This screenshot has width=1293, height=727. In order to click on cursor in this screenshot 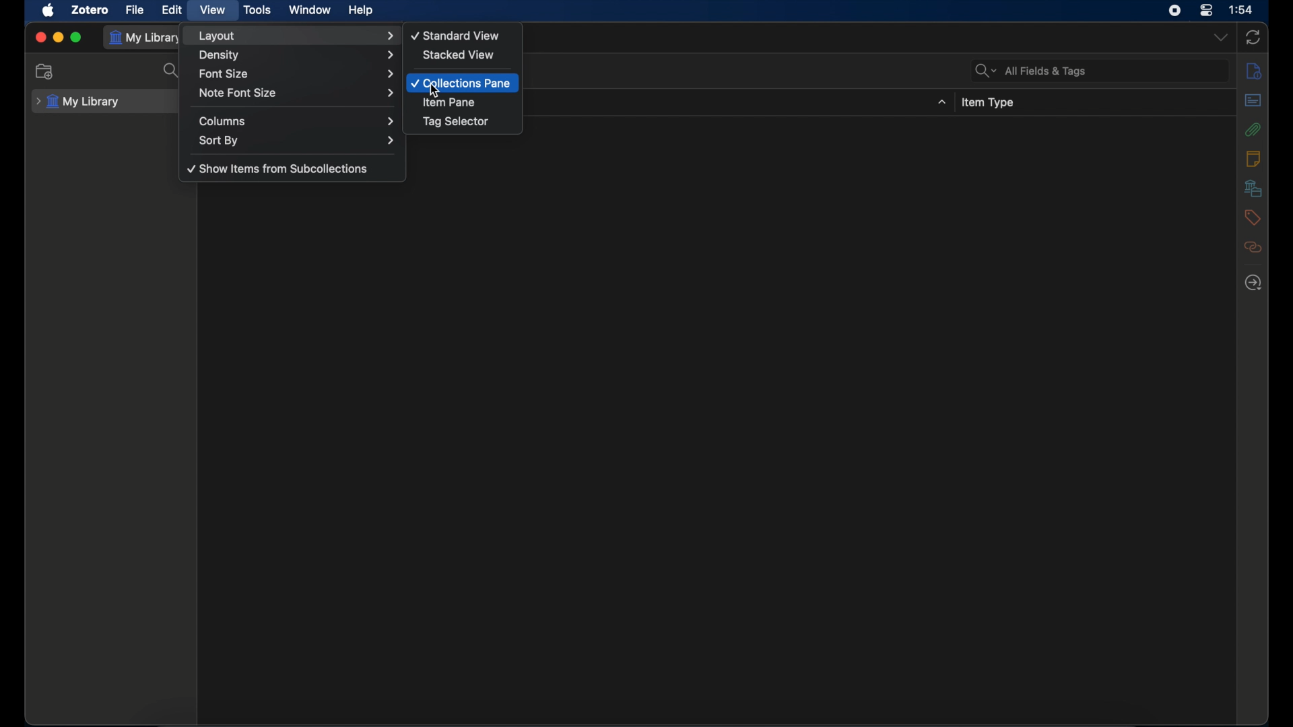, I will do `click(434, 91)`.